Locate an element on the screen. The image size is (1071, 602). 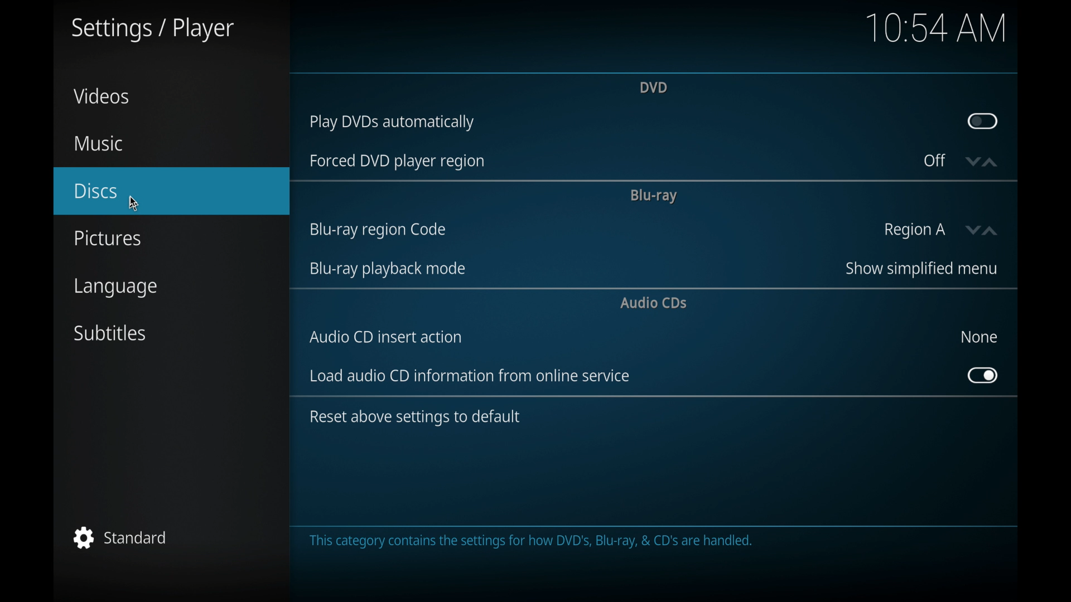
audio cds is located at coordinates (655, 303).